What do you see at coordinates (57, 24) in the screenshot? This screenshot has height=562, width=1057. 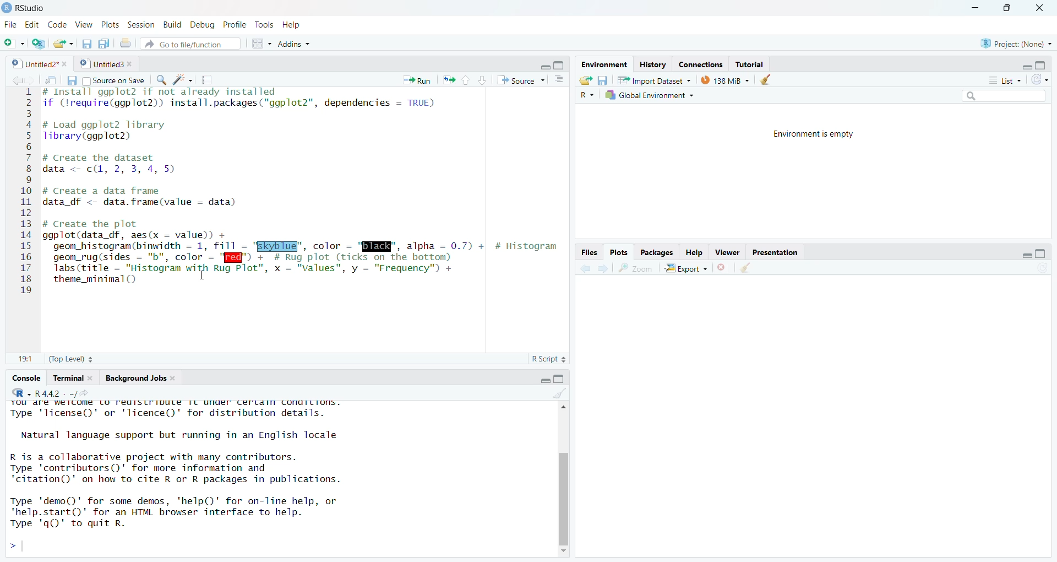 I see `Code` at bounding box center [57, 24].